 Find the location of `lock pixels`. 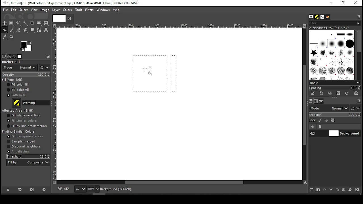

lock pixels is located at coordinates (321, 120).